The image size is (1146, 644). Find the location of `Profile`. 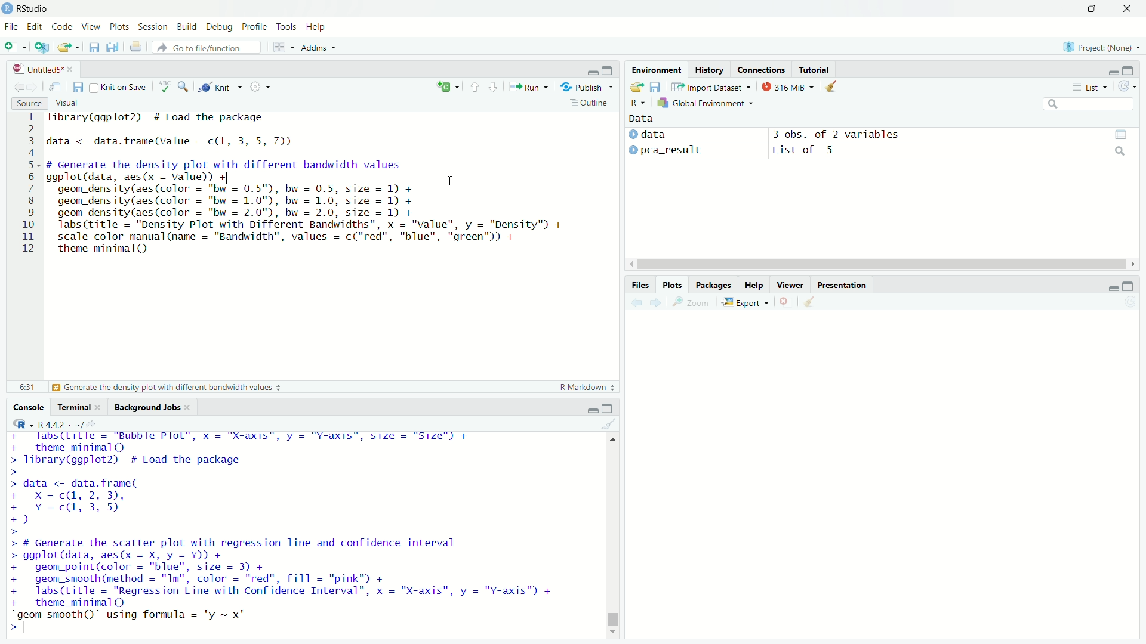

Profile is located at coordinates (254, 26).